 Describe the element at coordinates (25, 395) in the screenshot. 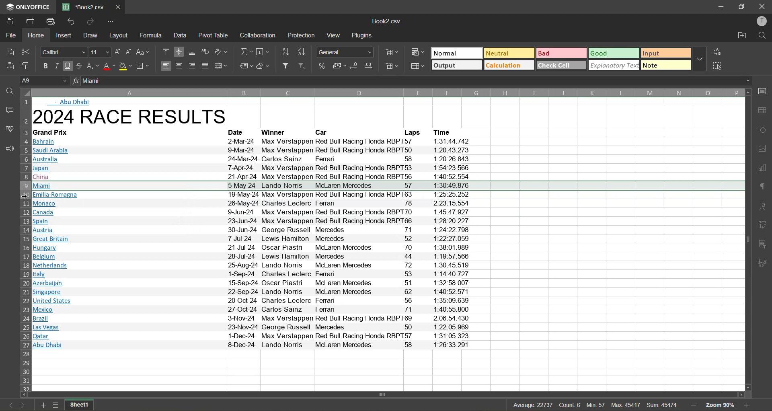

I see `move left` at that location.